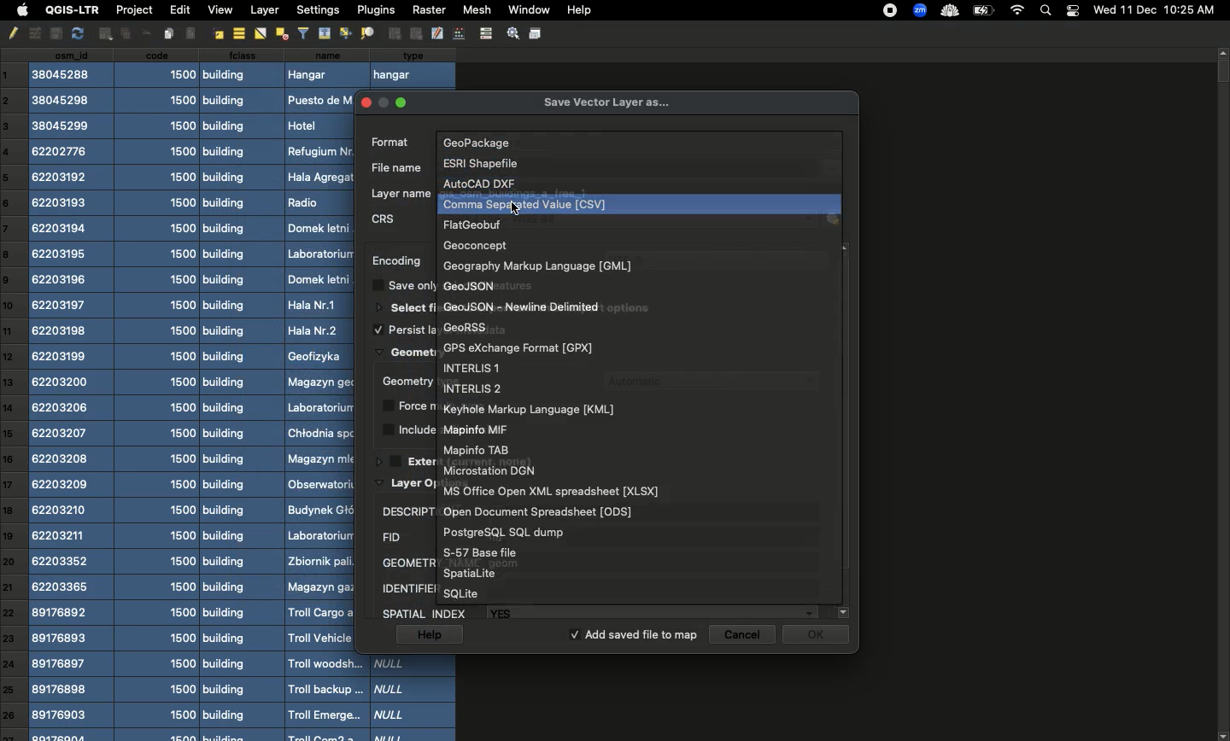  I want to click on , so click(143, 33).